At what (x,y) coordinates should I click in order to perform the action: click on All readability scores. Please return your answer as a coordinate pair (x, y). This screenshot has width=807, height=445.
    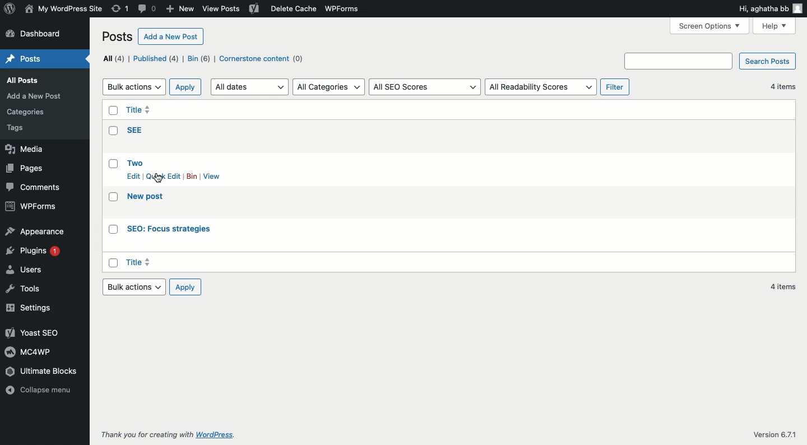
    Looking at the image, I should click on (541, 87).